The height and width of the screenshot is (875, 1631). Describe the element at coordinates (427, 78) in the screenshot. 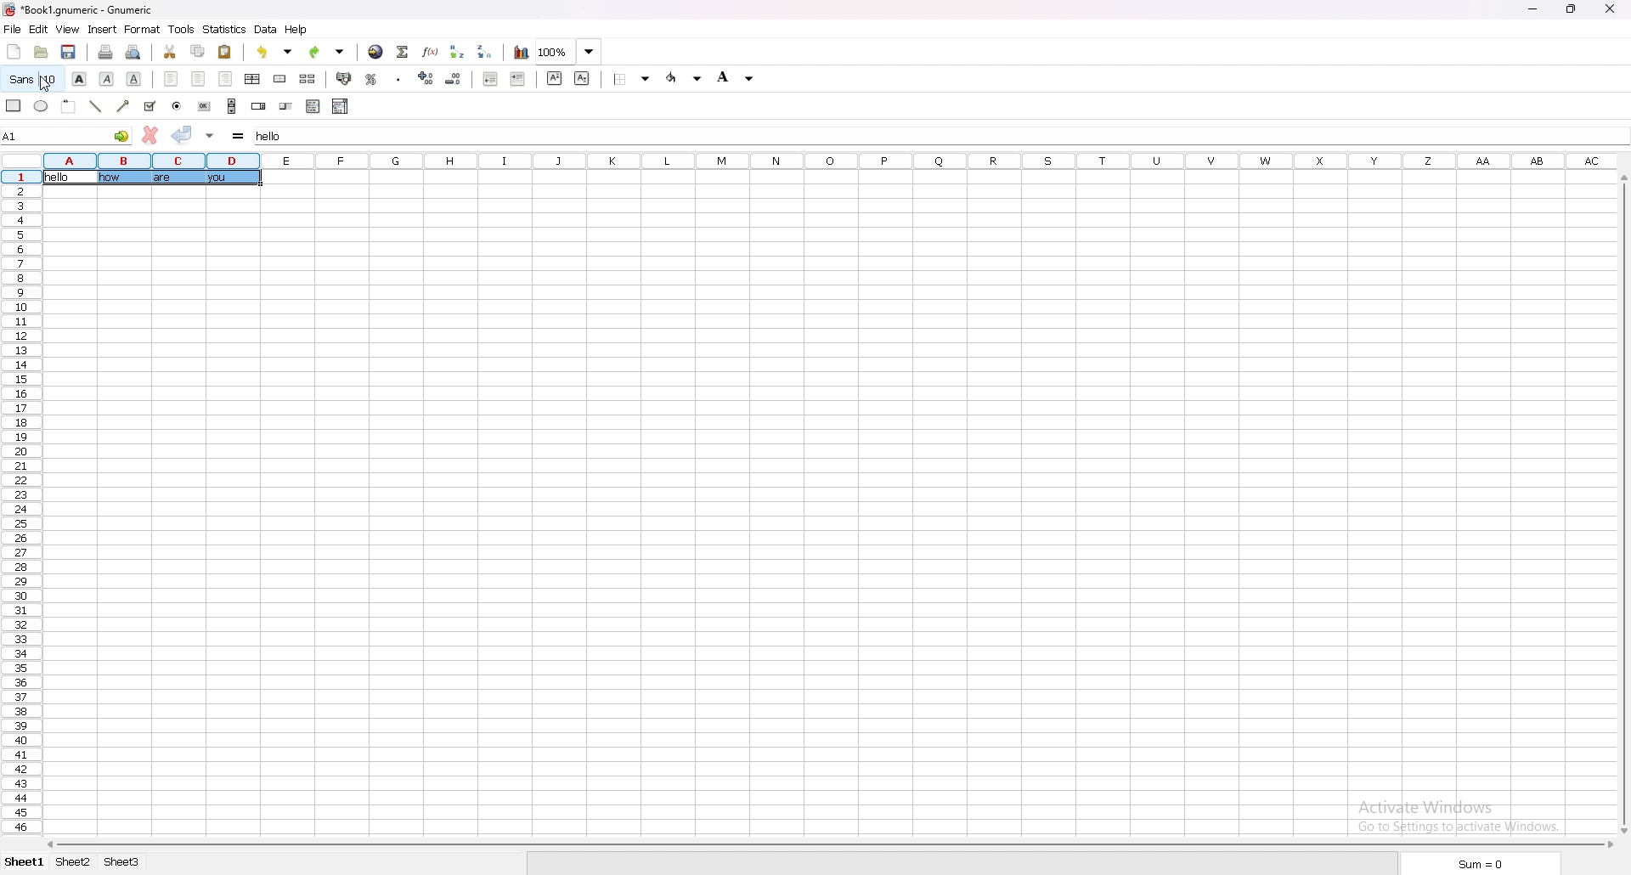

I see `increase decimal` at that location.